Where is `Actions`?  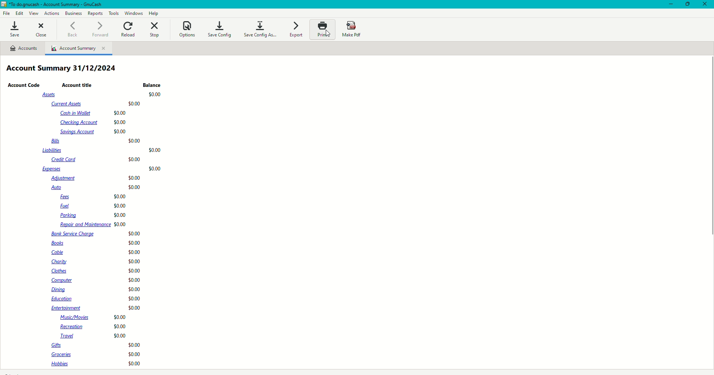 Actions is located at coordinates (52, 13).